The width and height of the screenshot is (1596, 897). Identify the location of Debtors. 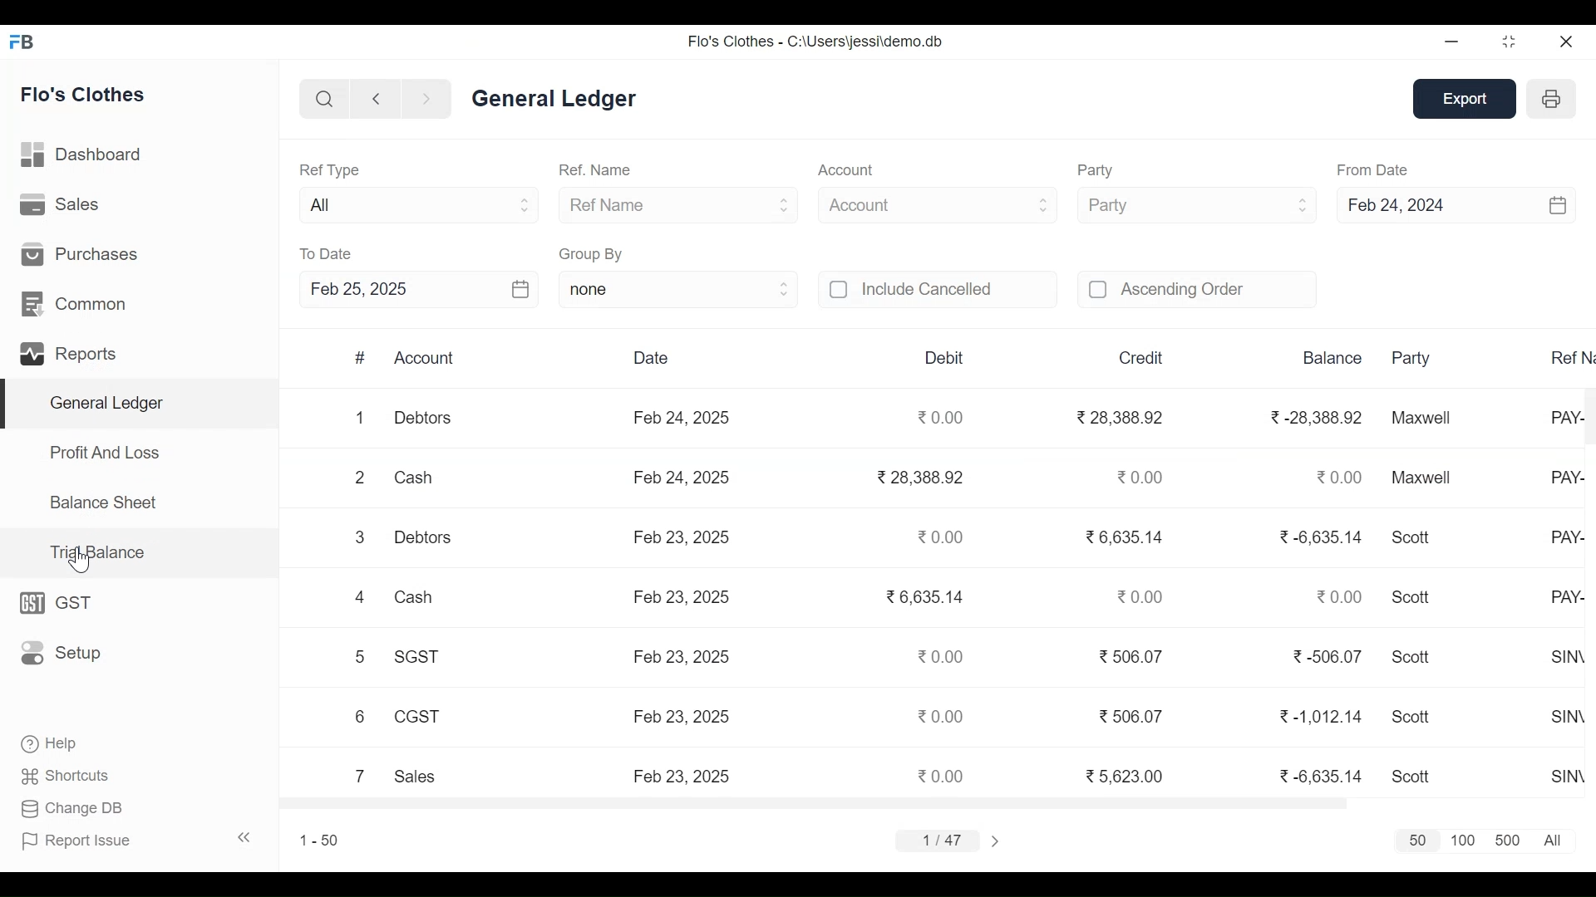
(421, 537).